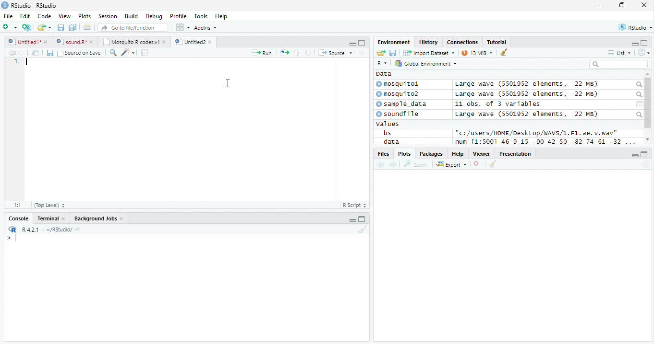 The height and width of the screenshot is (344, 654). What do you see at coordinates (383, 63) in the screenshot?
I see `R` at bounding box center [383, 63].